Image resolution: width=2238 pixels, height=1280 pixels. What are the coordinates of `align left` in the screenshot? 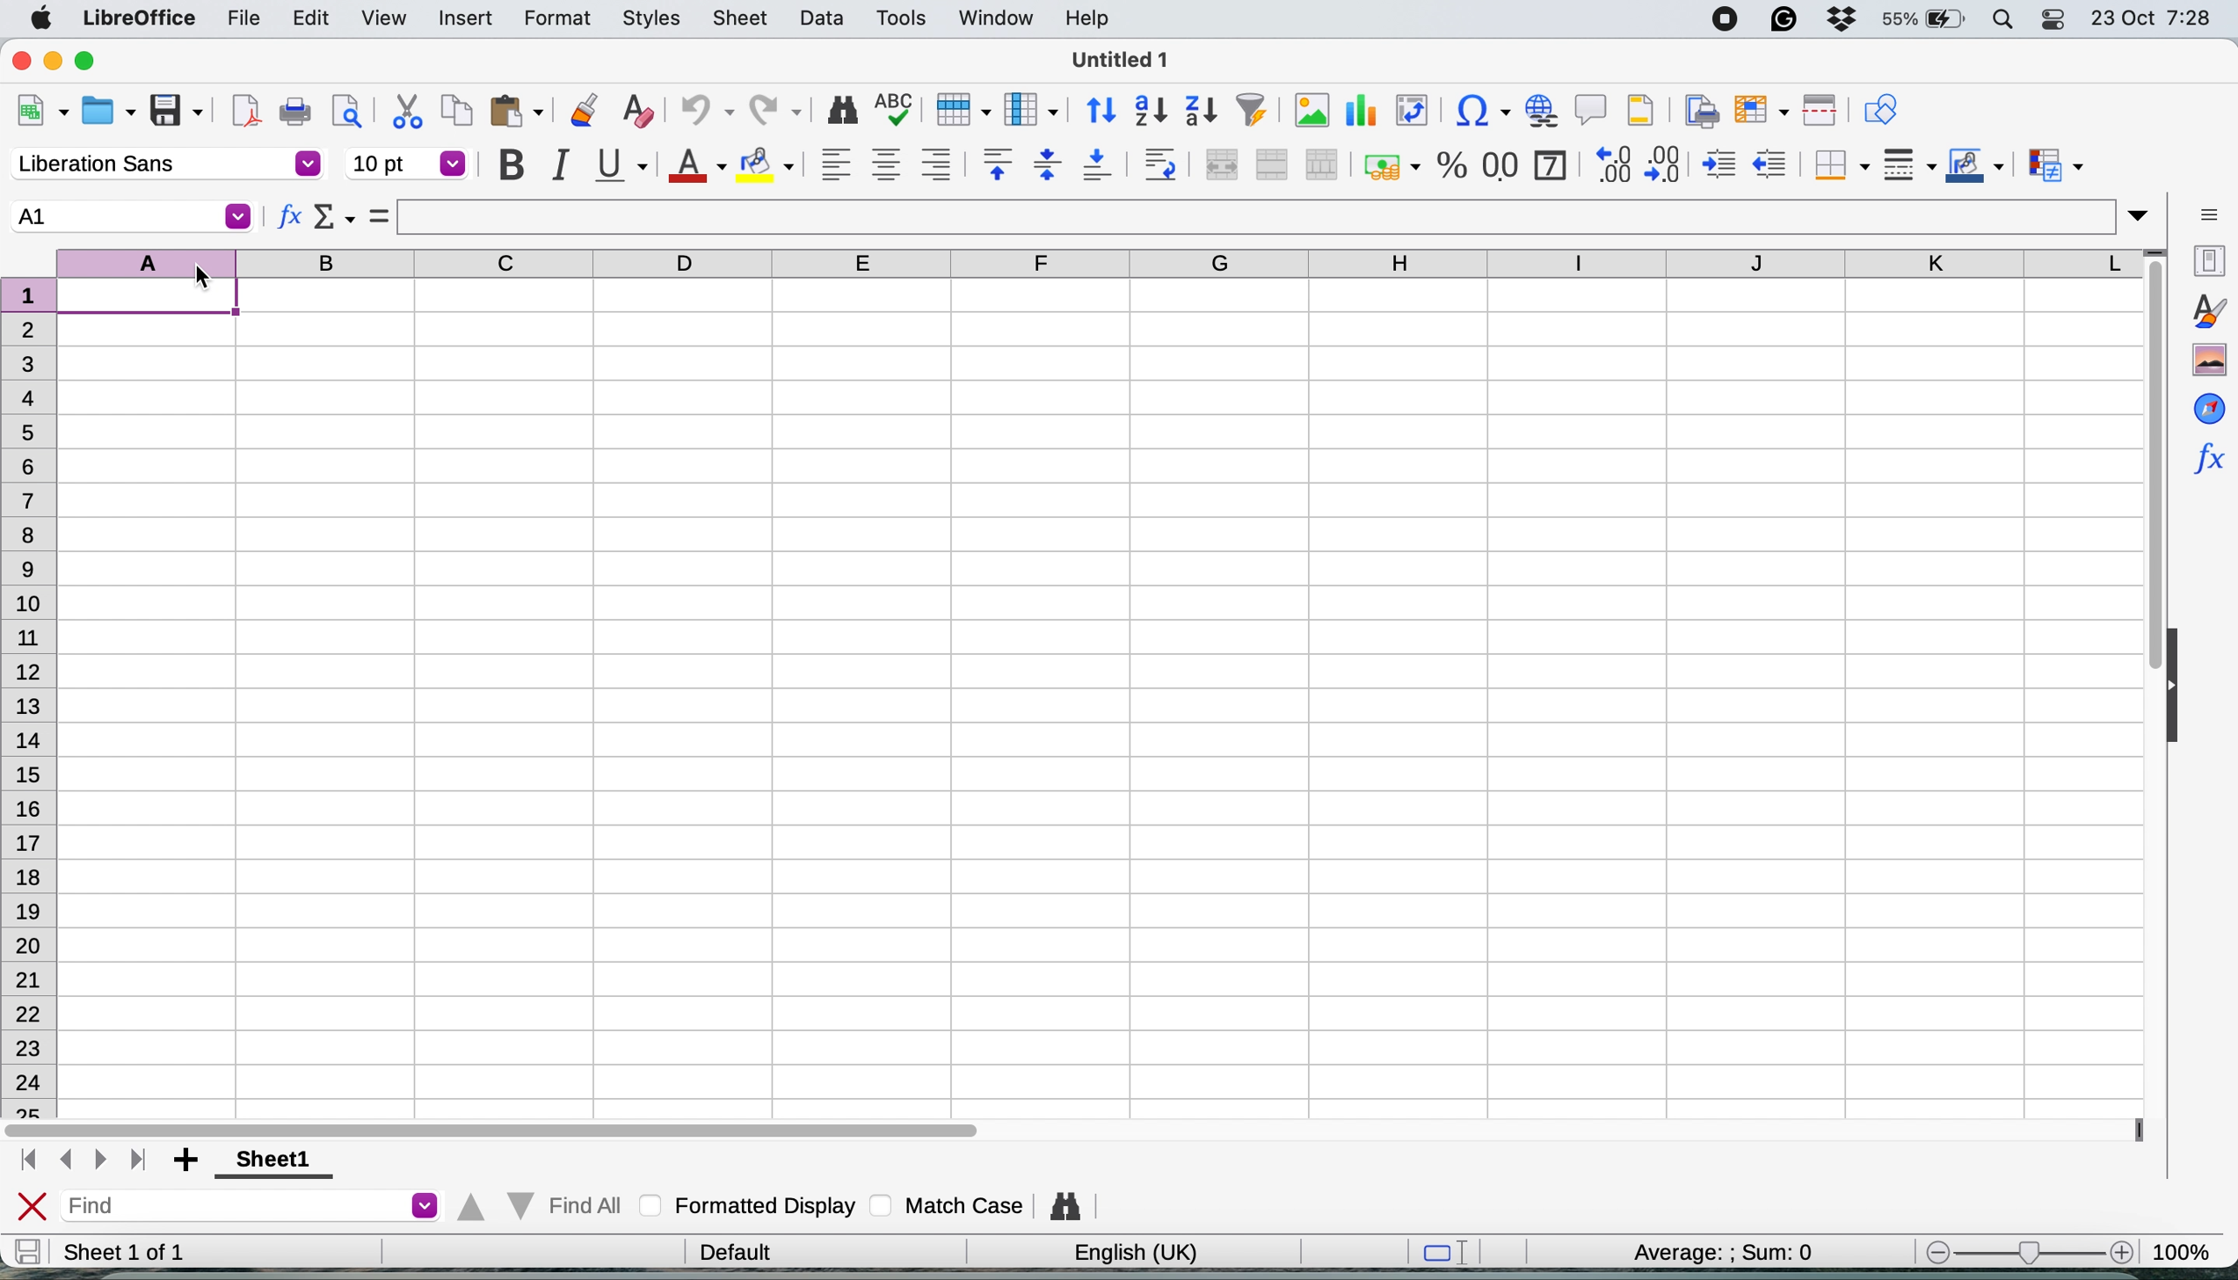 It's located at (832, 163).